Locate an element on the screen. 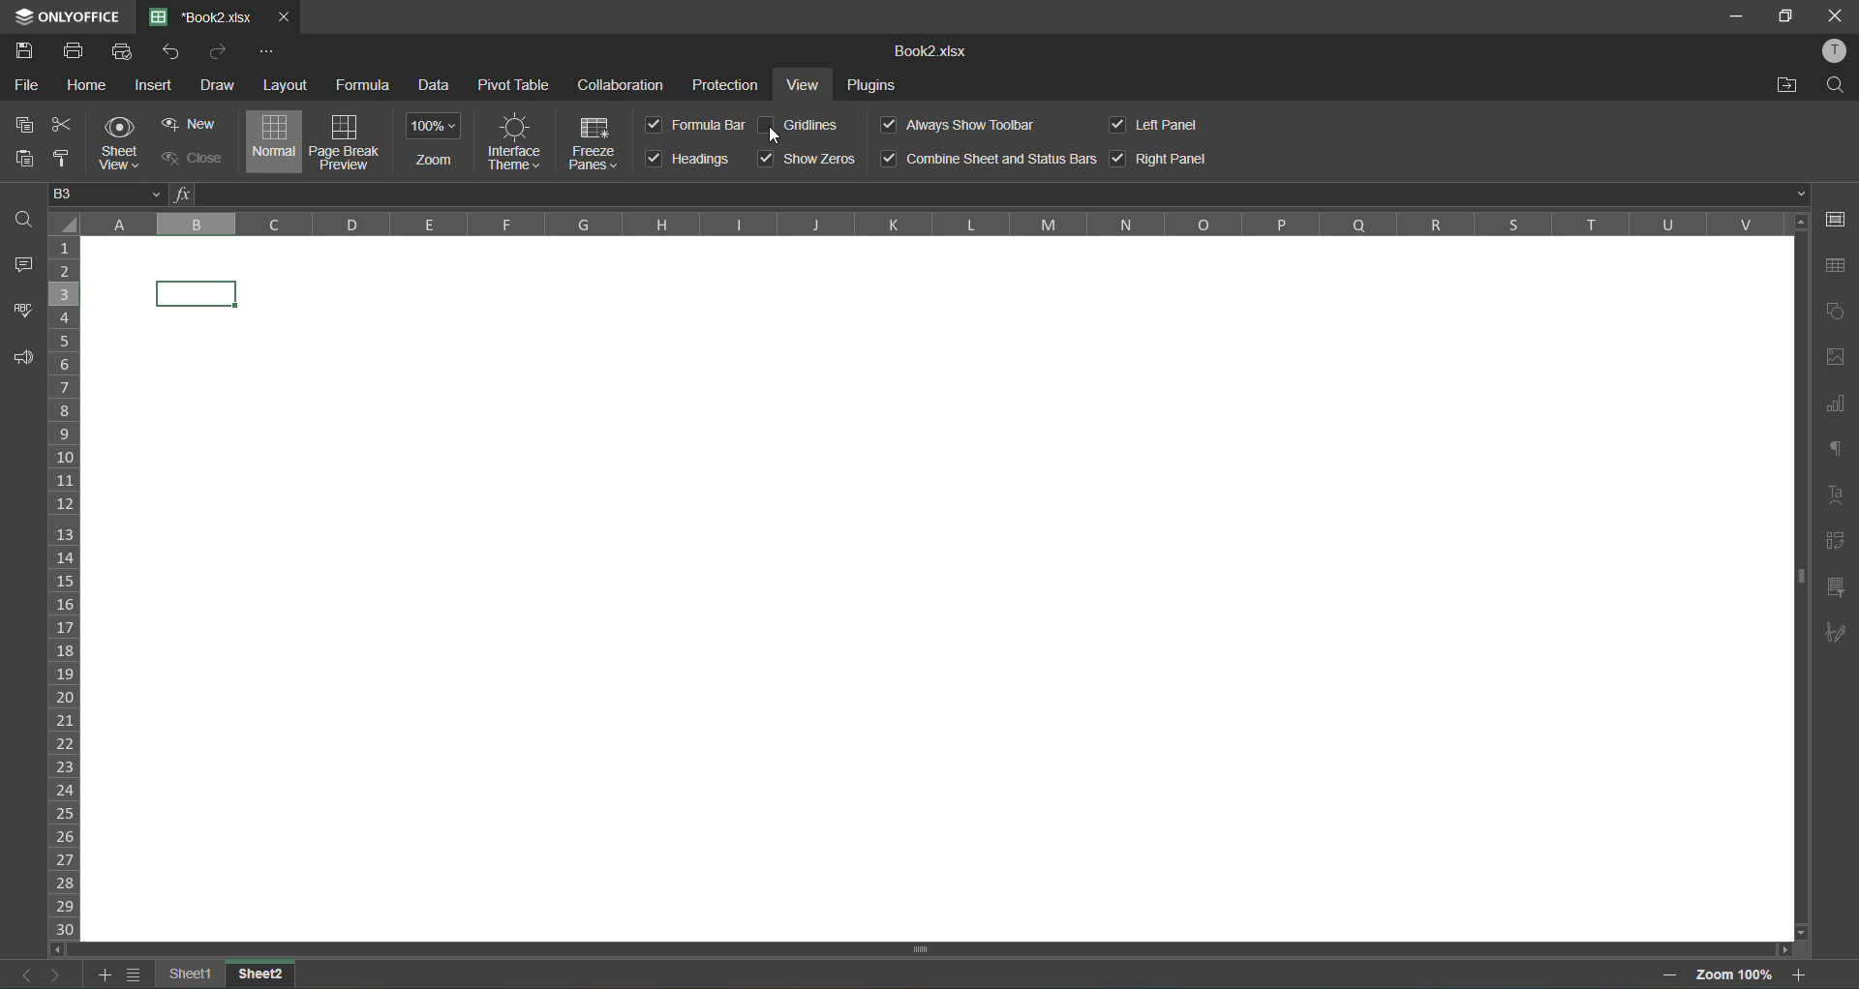  copy is located at coordinates (18, 126).